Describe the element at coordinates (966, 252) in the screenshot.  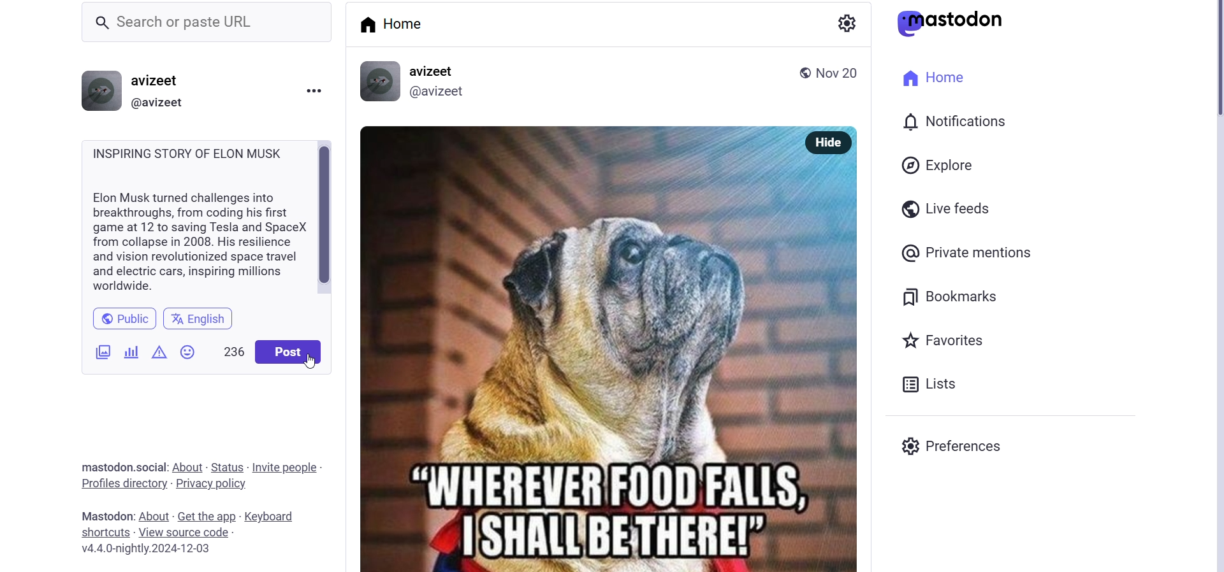
I see `private mentions` at that location.